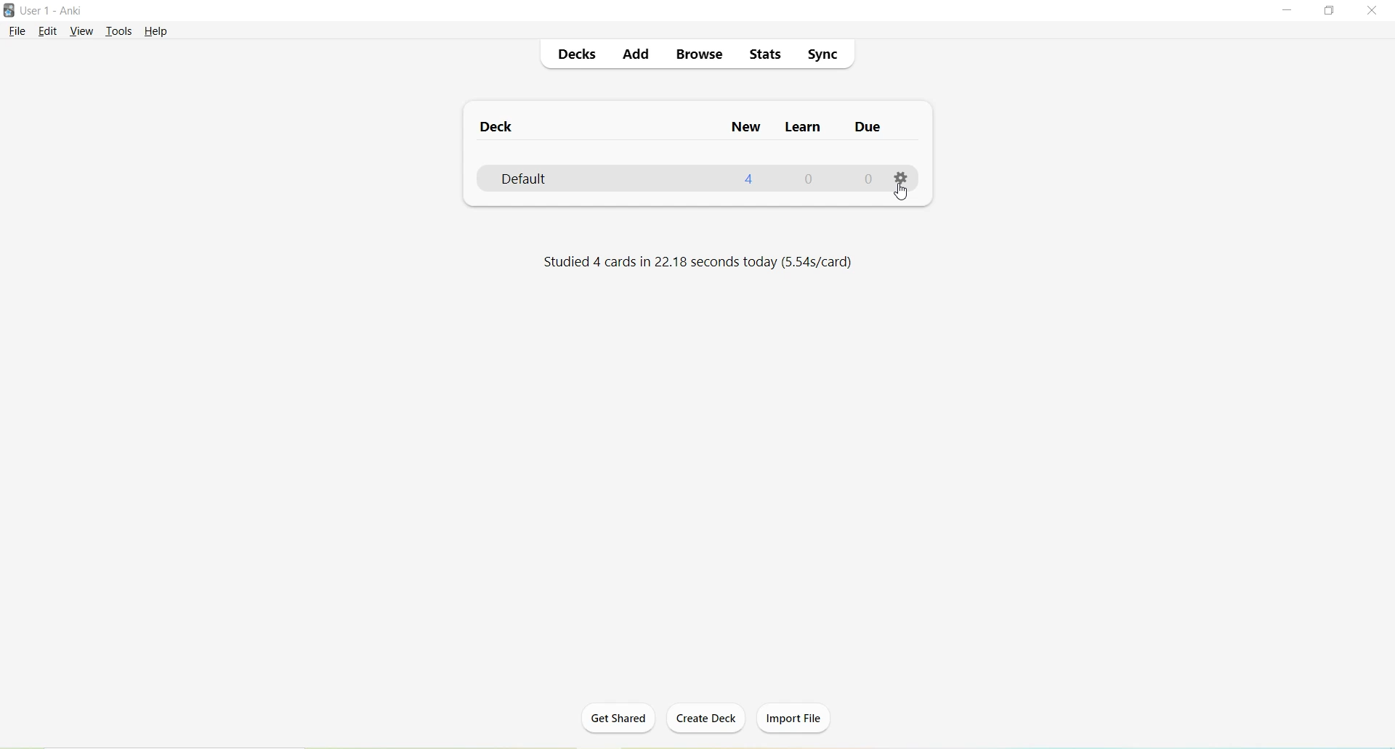  I want to click on Tools, so click(122, 31).